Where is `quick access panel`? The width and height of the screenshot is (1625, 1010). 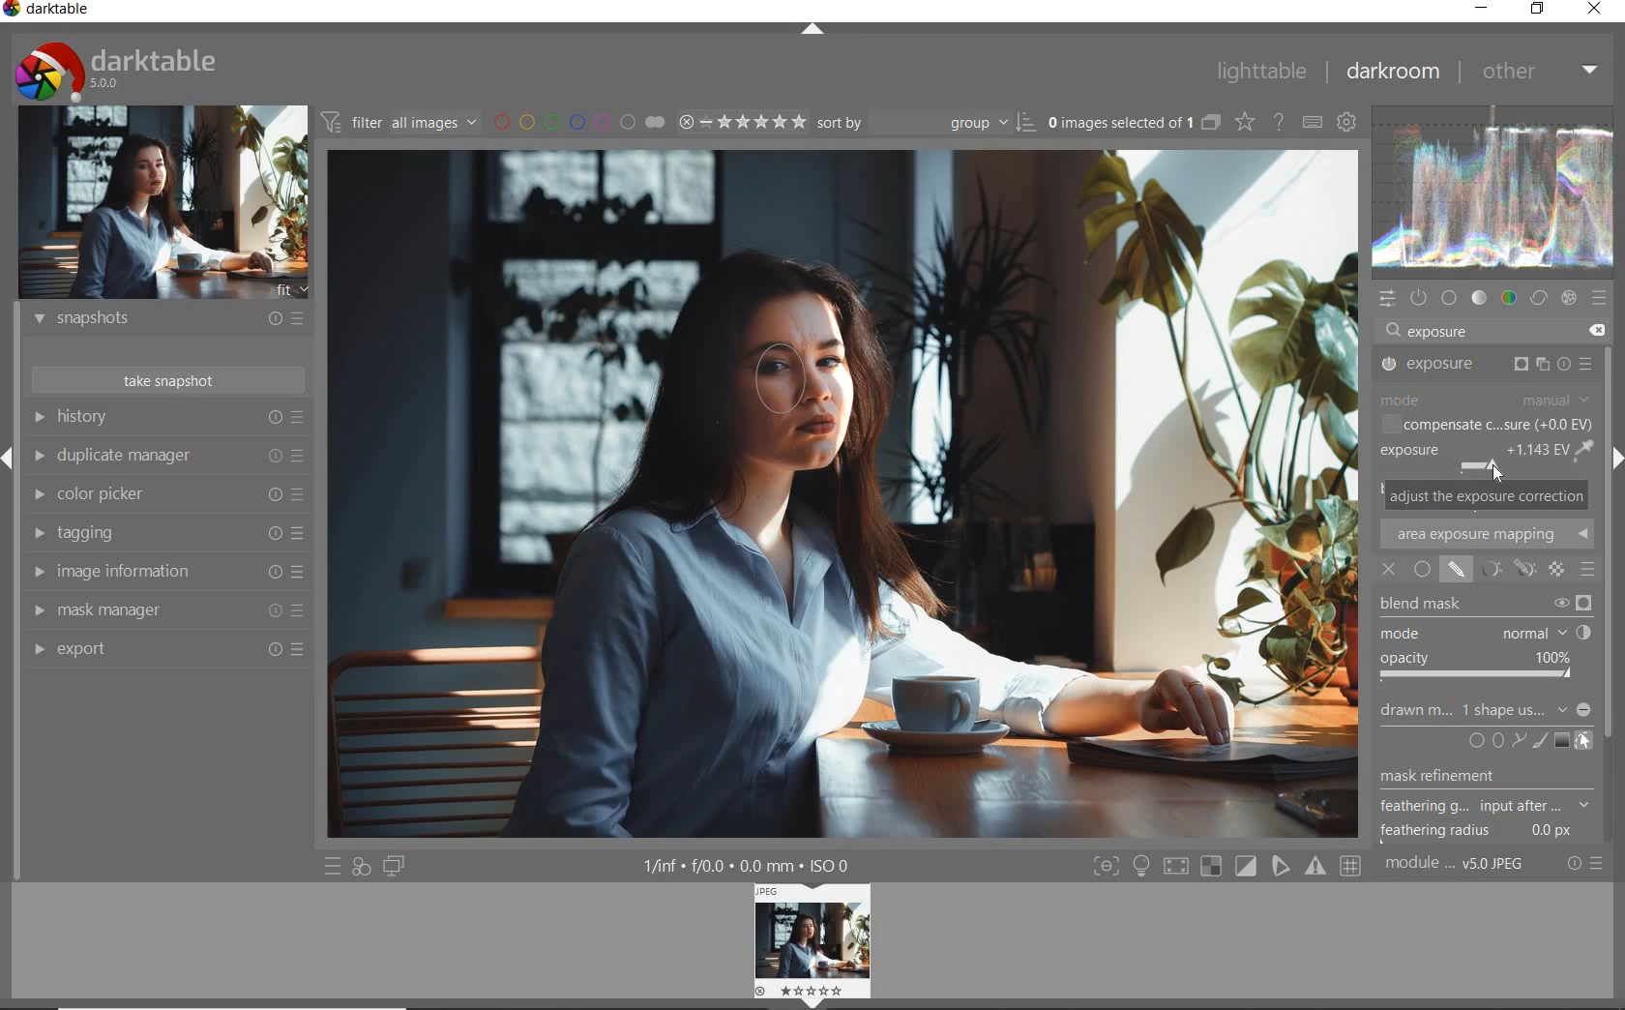
quick access panel is located at coordinates (1388, 299).